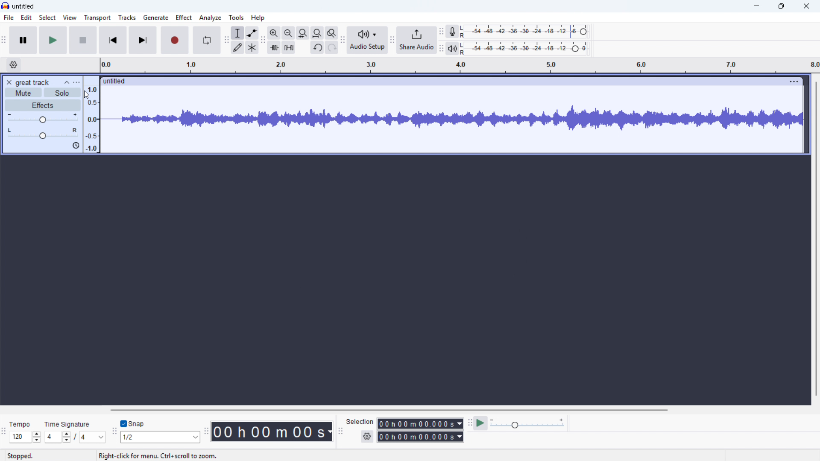 The image size is (820, 461). I want to click on Zoom in , so click(274, 32).